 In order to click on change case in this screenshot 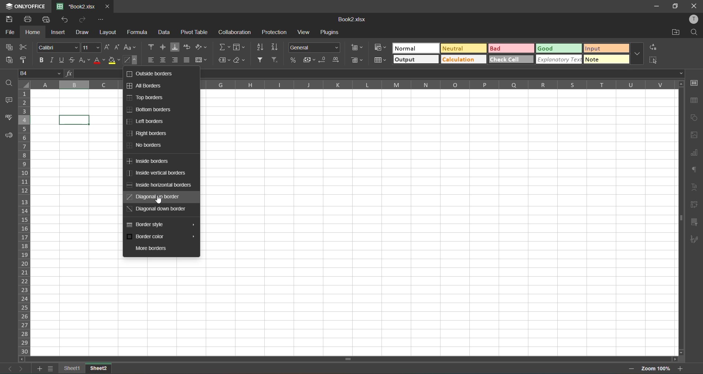, I will do `click(130, 48)`.